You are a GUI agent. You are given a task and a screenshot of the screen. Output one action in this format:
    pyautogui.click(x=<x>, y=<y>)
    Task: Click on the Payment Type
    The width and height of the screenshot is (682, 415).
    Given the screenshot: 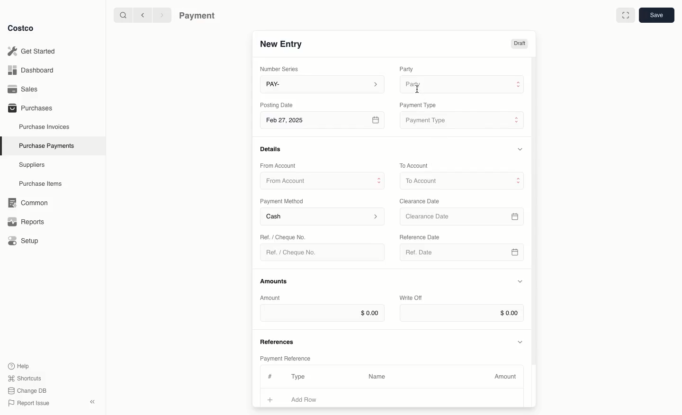 What is the action you would take?
    pyautogui.click(x=463, y=119)
    